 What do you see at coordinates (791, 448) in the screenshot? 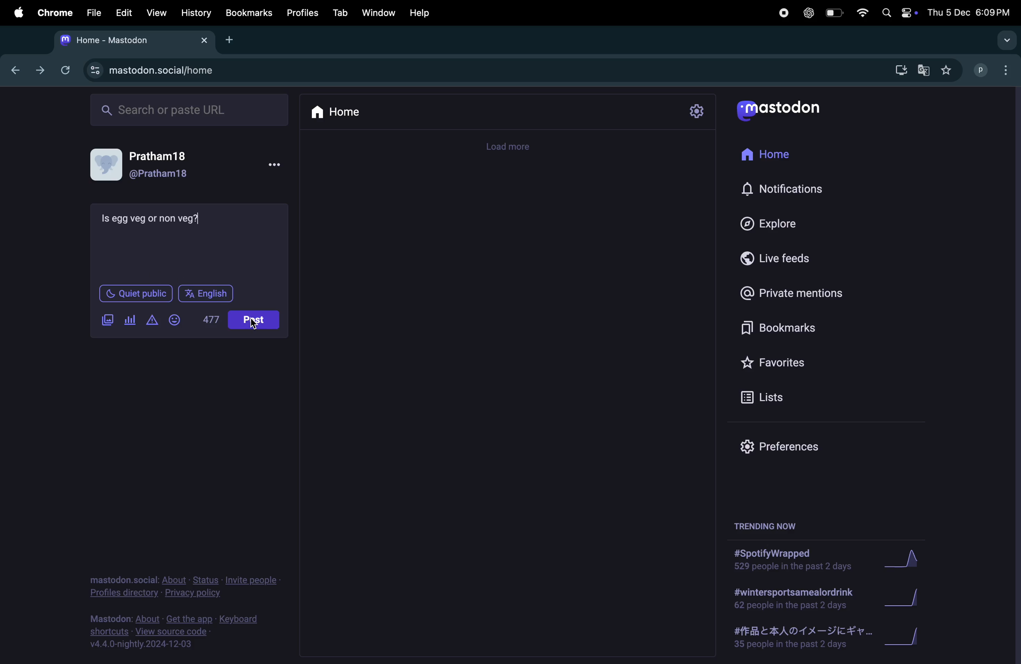
I see `prefences` at bounding box center [791, 448].